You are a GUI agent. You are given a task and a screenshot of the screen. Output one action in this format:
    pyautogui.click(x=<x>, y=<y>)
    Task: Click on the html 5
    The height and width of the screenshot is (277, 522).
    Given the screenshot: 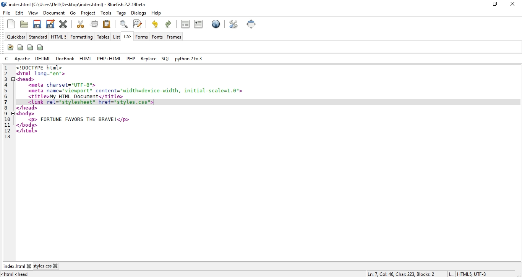 What is the action you would take?
    pyautogui.click(x=59, y=37)
    